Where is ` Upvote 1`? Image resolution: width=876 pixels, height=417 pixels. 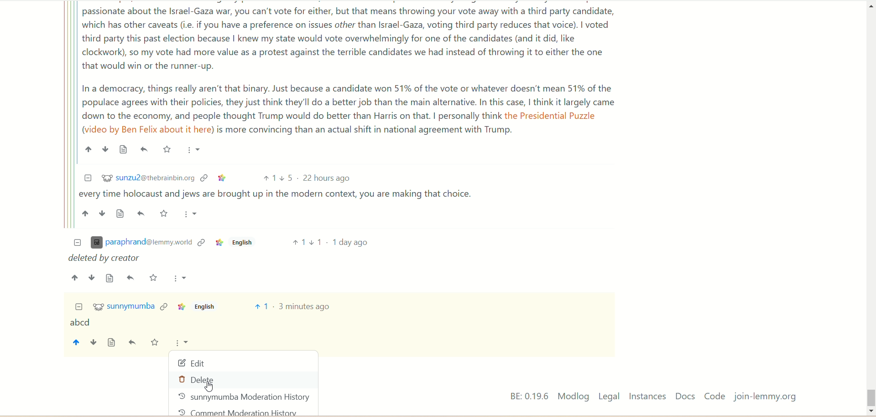
 Upvote 1 is located at coordinates (298, 242).